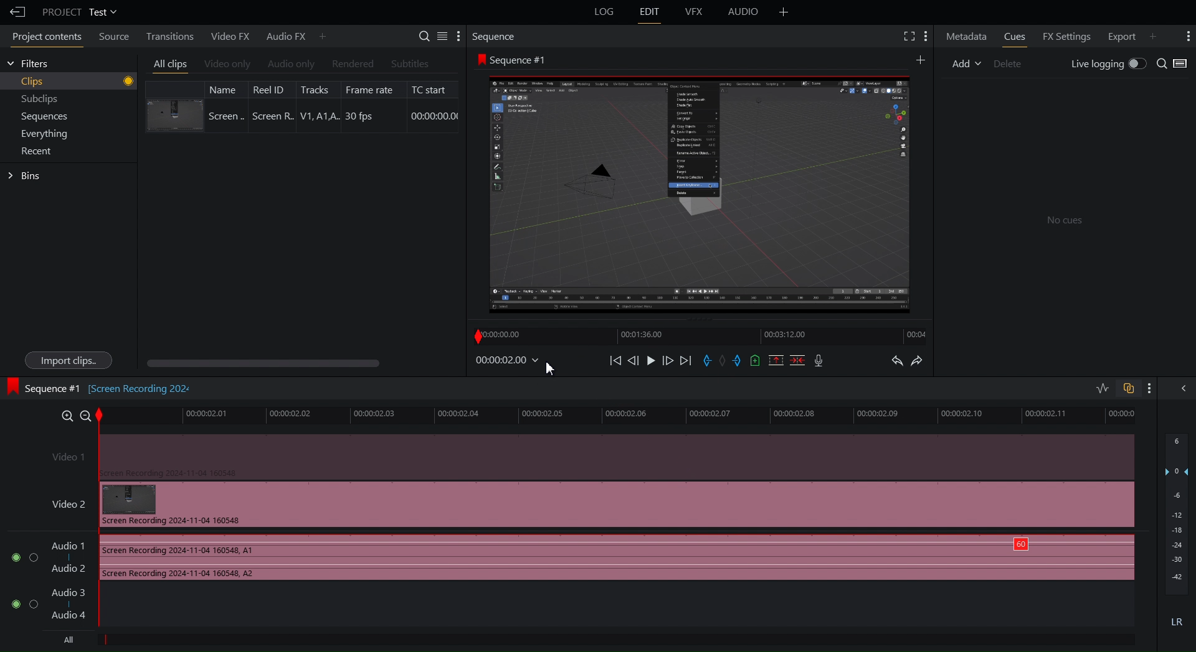  What do you see at coordinates (101, 386) in the screenshot?
I see `Sequence #1 [Screen Recording 202` at bounding box center [101, 386].